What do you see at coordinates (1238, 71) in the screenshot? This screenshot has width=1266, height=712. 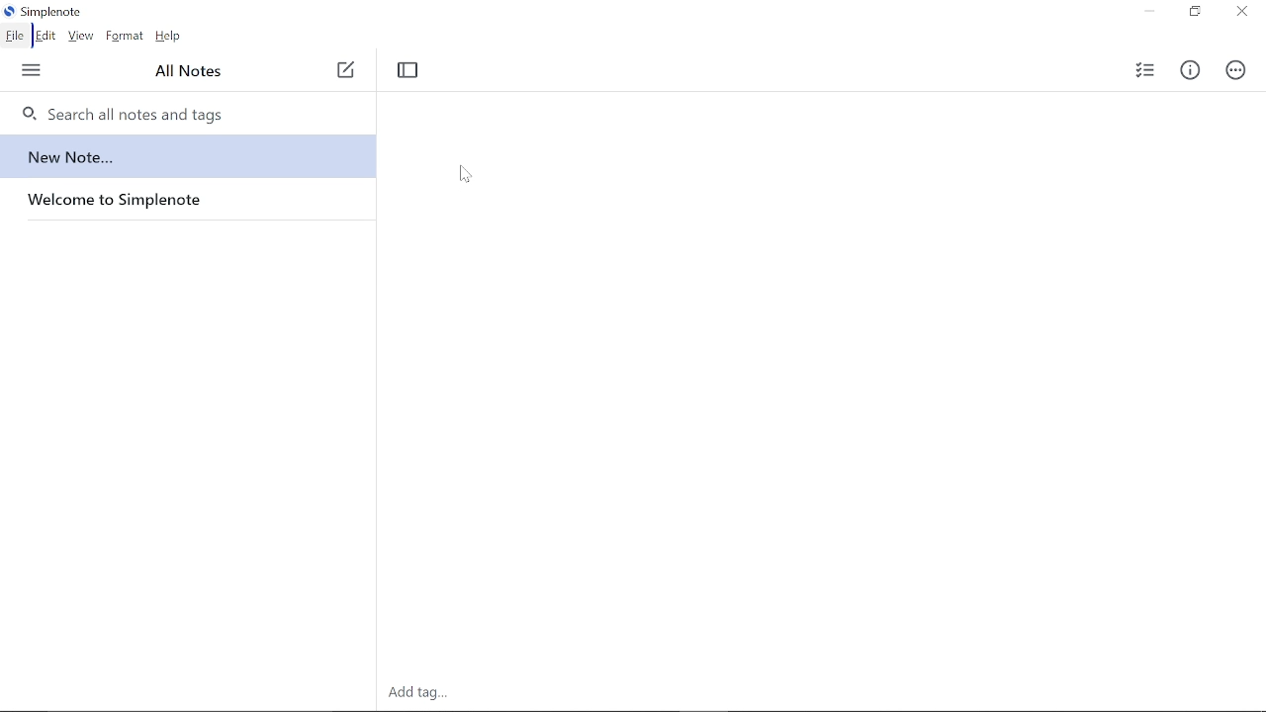 I see `Actions` at bounding box center [1238, 71].